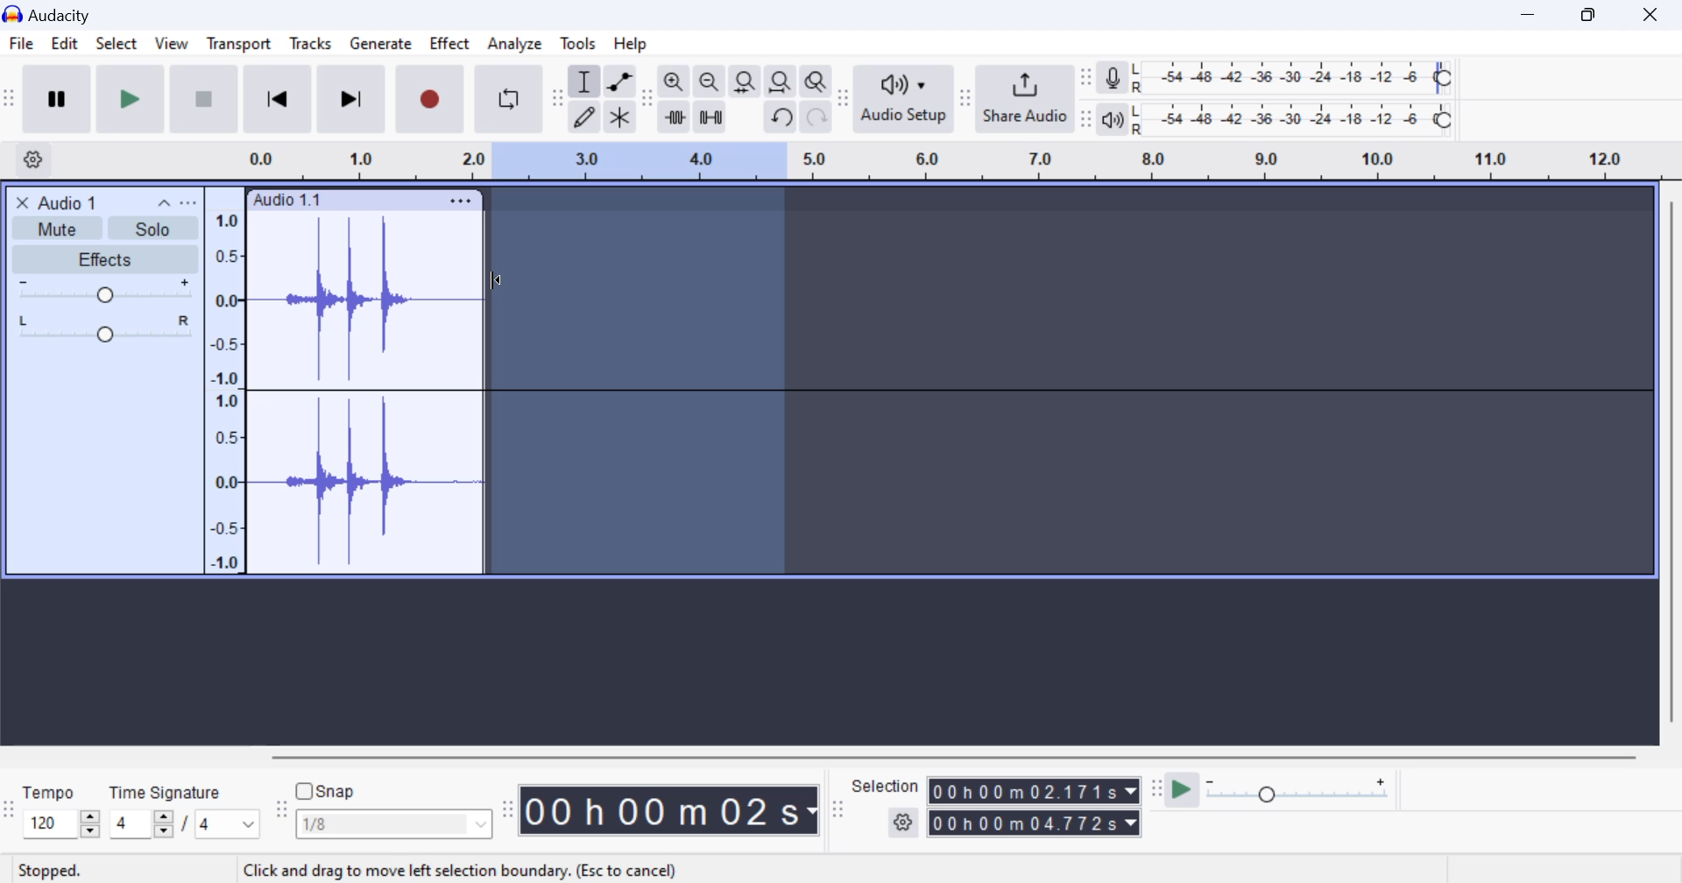 This screenshot has width=1682, height=883. Describe the element at coordinates (673, 809) in the screenshot. I see `Clip Length` at that location.